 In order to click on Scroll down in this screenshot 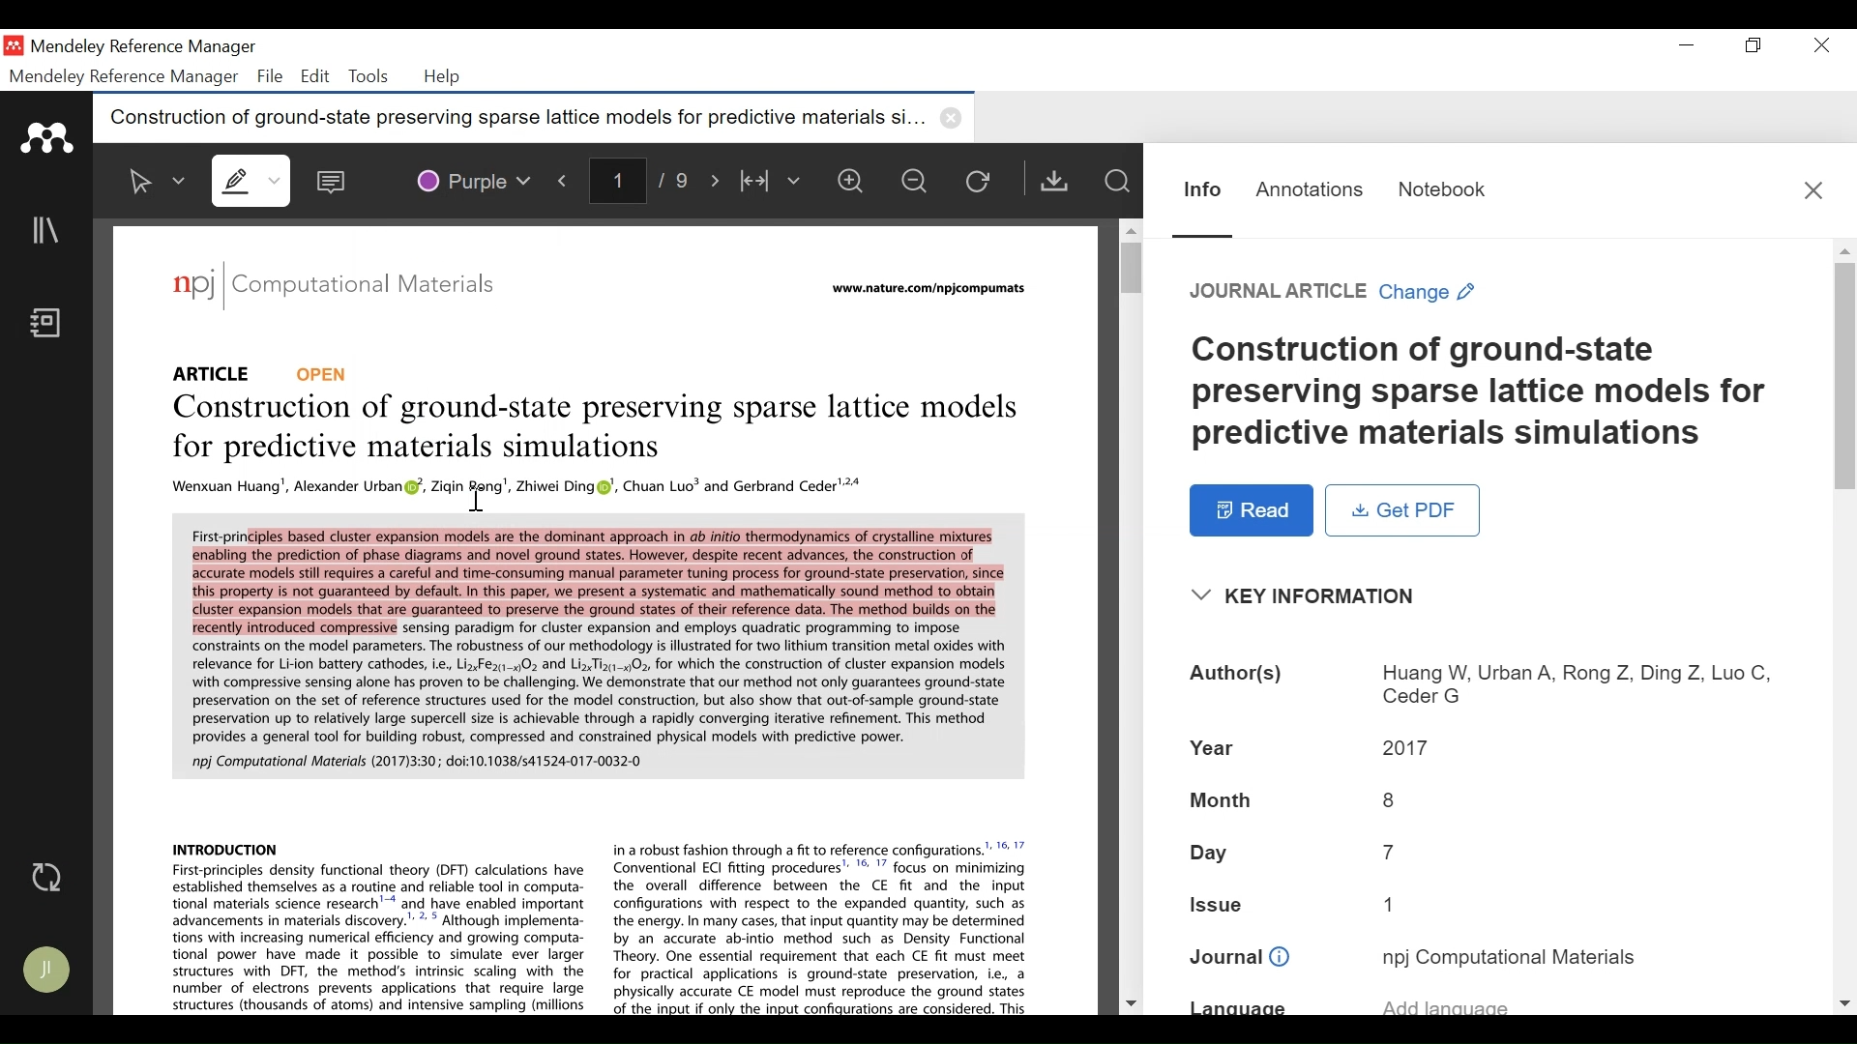, I will do `click(1842, 1001)`.